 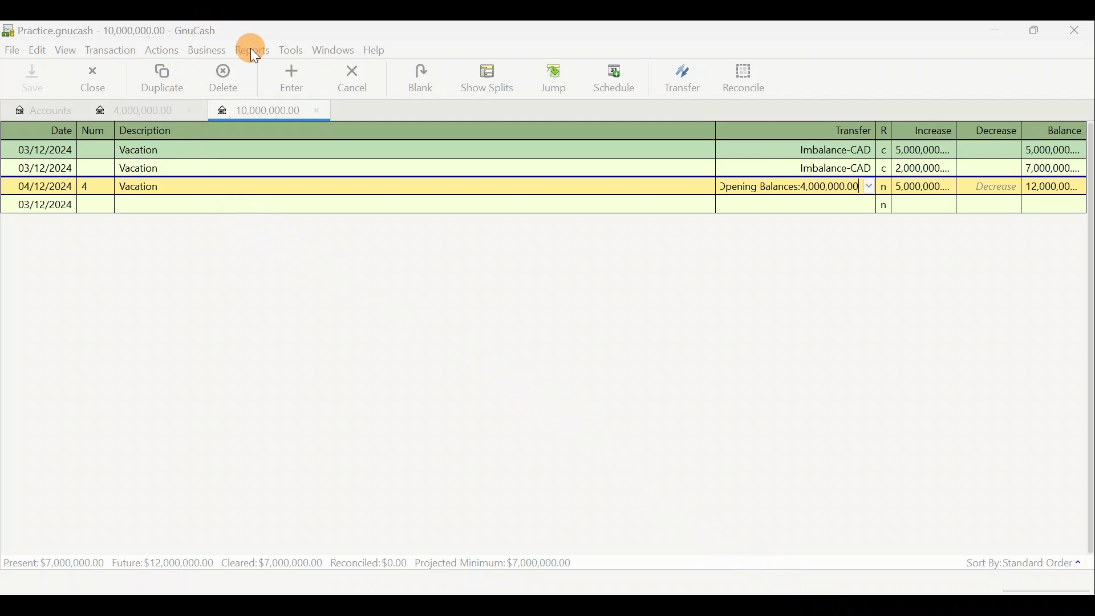 What do you see at coordinates (1088, 322) in the screenshot?
I see `Scroll bar` at bounding box center [1088, 322].